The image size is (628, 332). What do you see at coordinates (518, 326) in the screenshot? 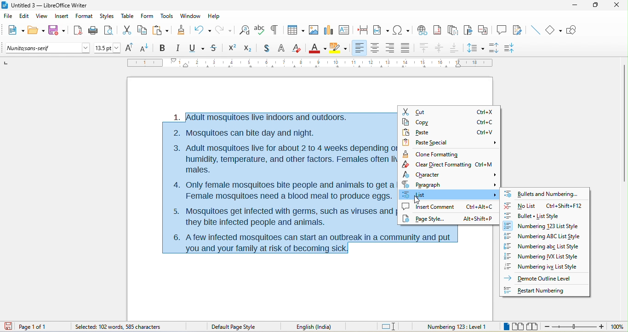
I see `multiple page view` at bounding box center [518, 326].